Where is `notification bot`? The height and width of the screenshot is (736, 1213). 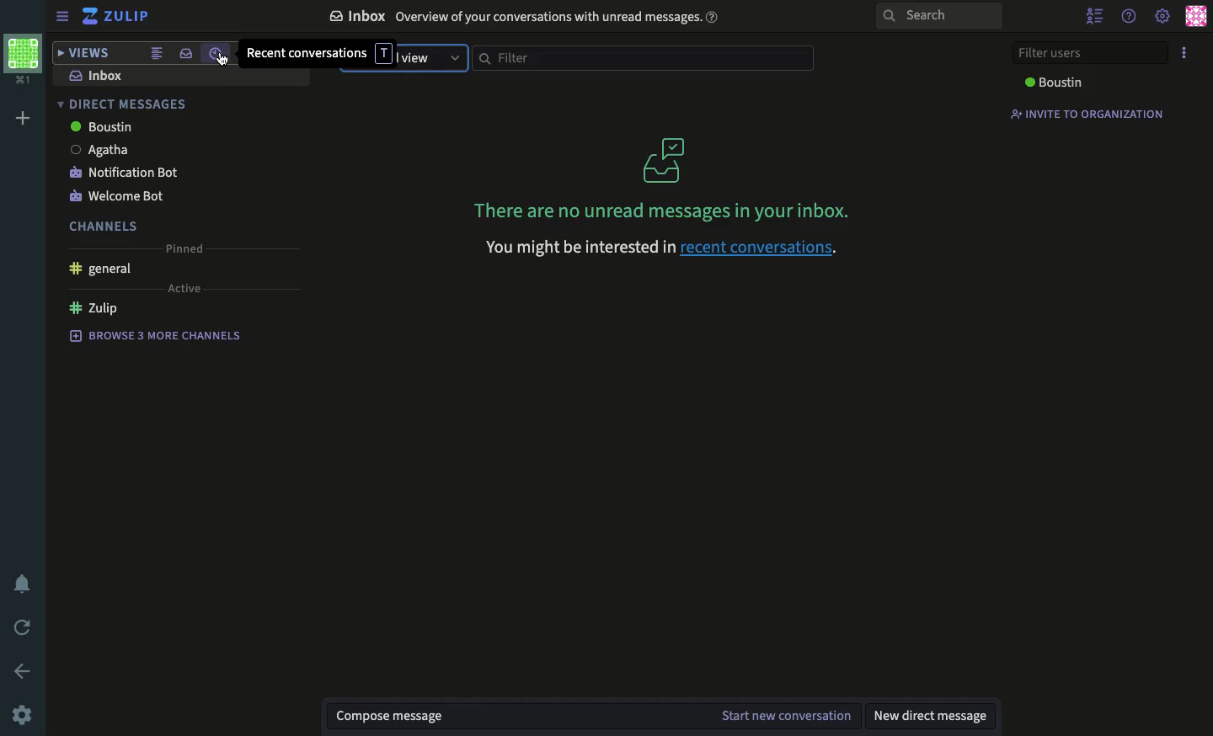
notification bot is located at coordinates (121, 173).